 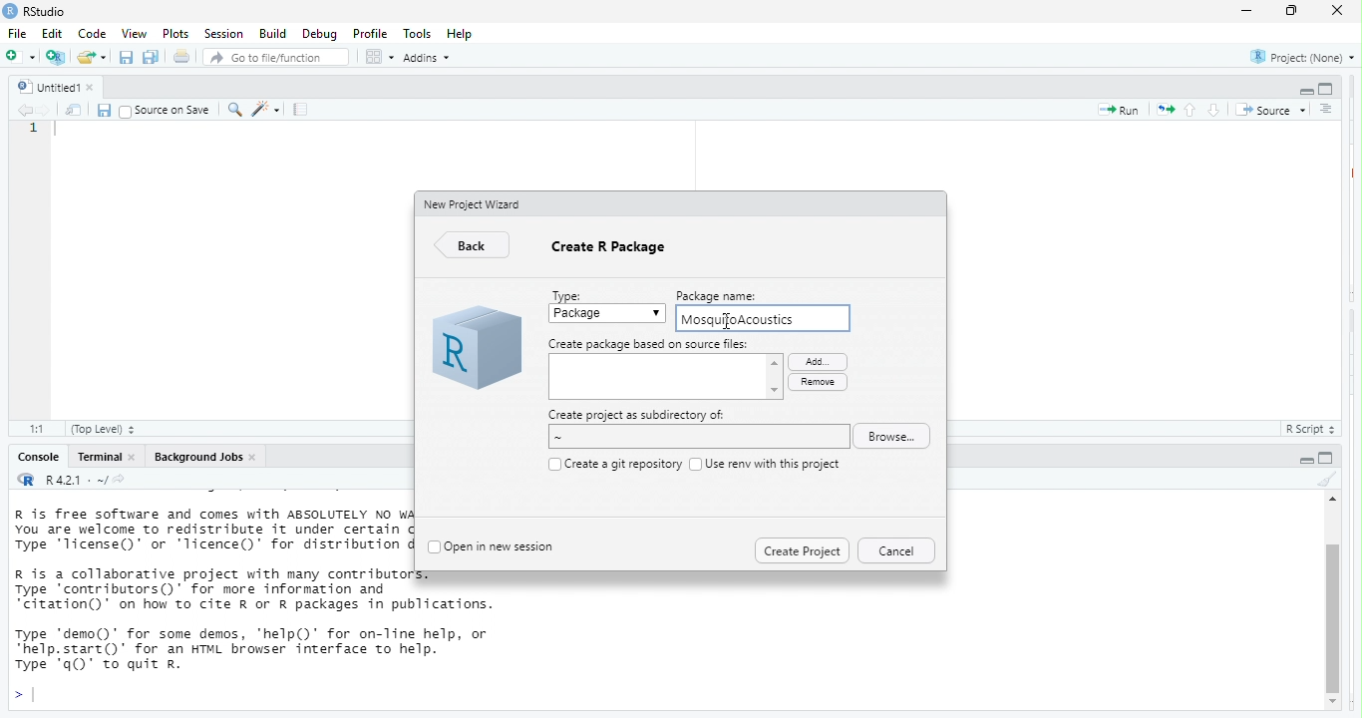 I want to click on remove, so click(x=817, y=382).